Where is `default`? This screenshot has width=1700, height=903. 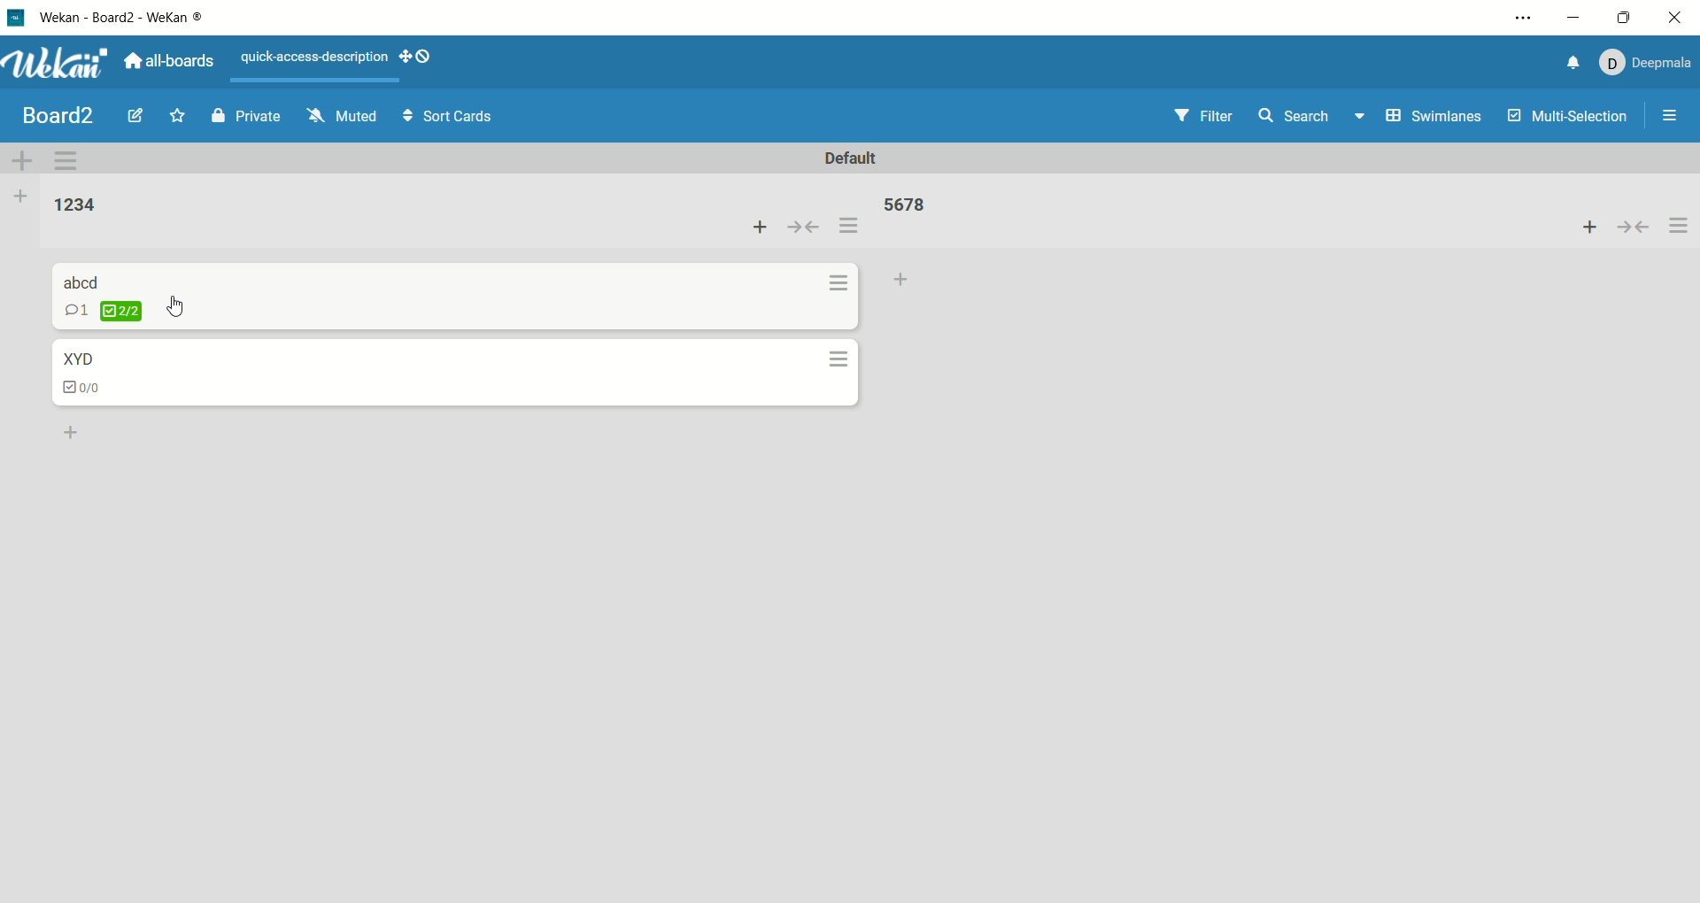
default is located at coordinates (859, 160).